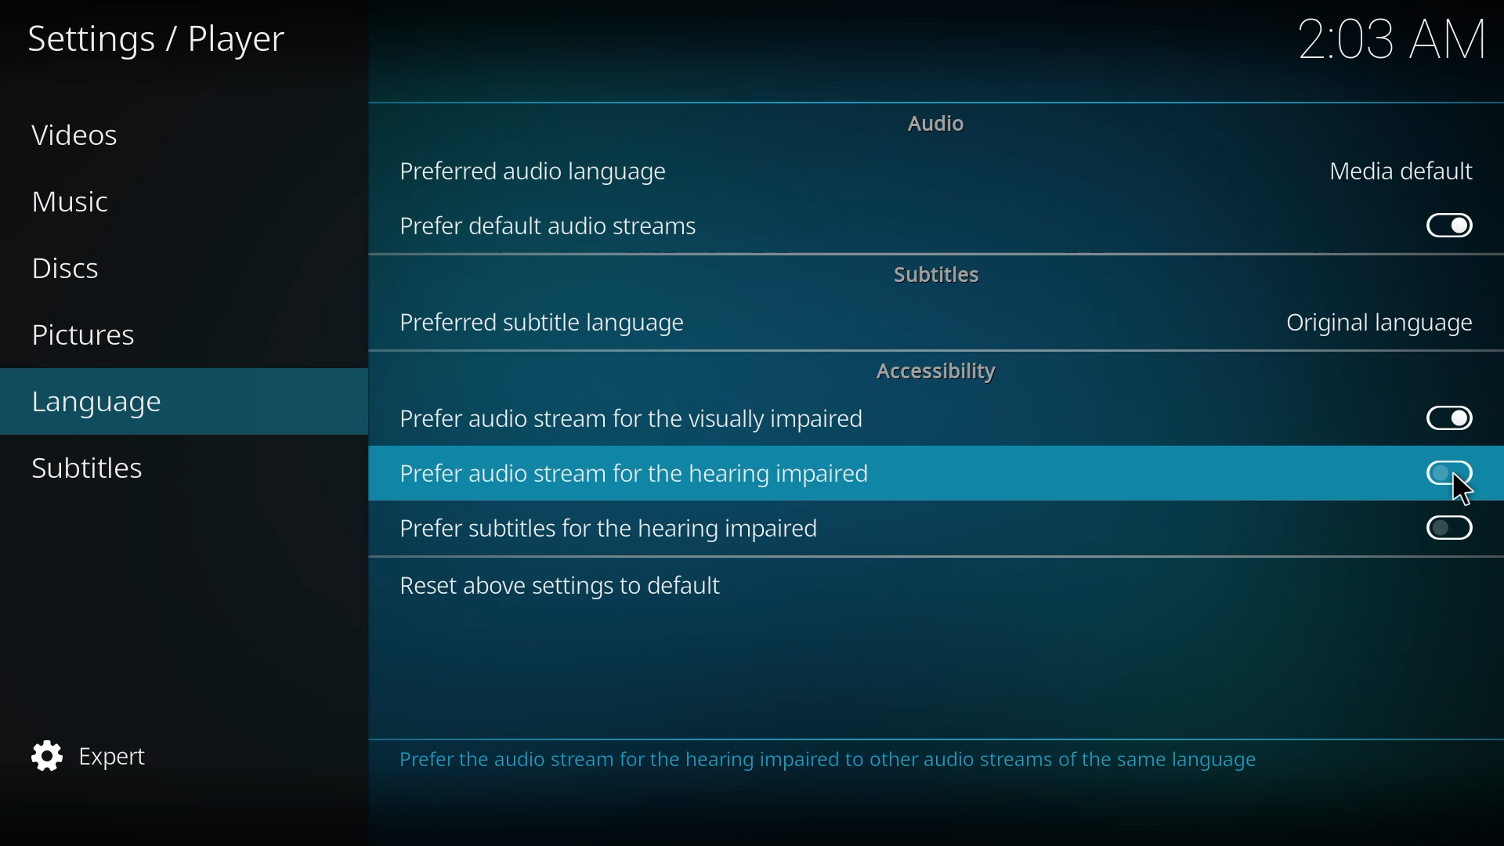  Describe the element at coordinates (64, 266) in the screenshot. I see `discs` at that location.